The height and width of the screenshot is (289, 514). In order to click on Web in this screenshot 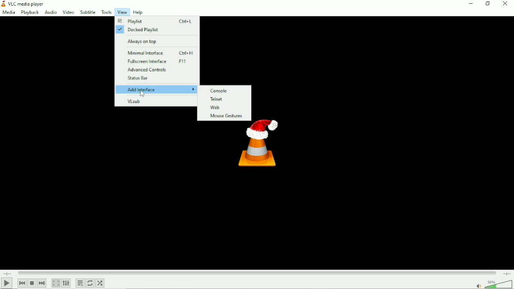, I will do `click(225, 107)`.